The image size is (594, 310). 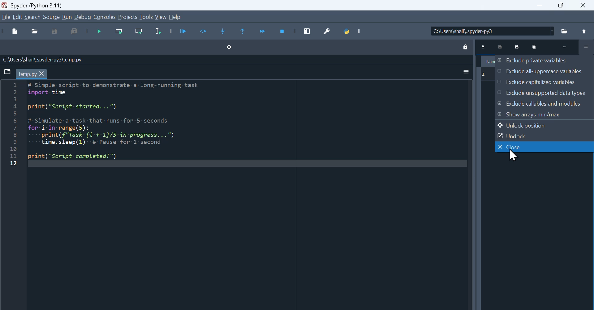 What do you see at coordinates (128, 16) in the screenshot?
I see `Projects` at bounding box center [128, 16].